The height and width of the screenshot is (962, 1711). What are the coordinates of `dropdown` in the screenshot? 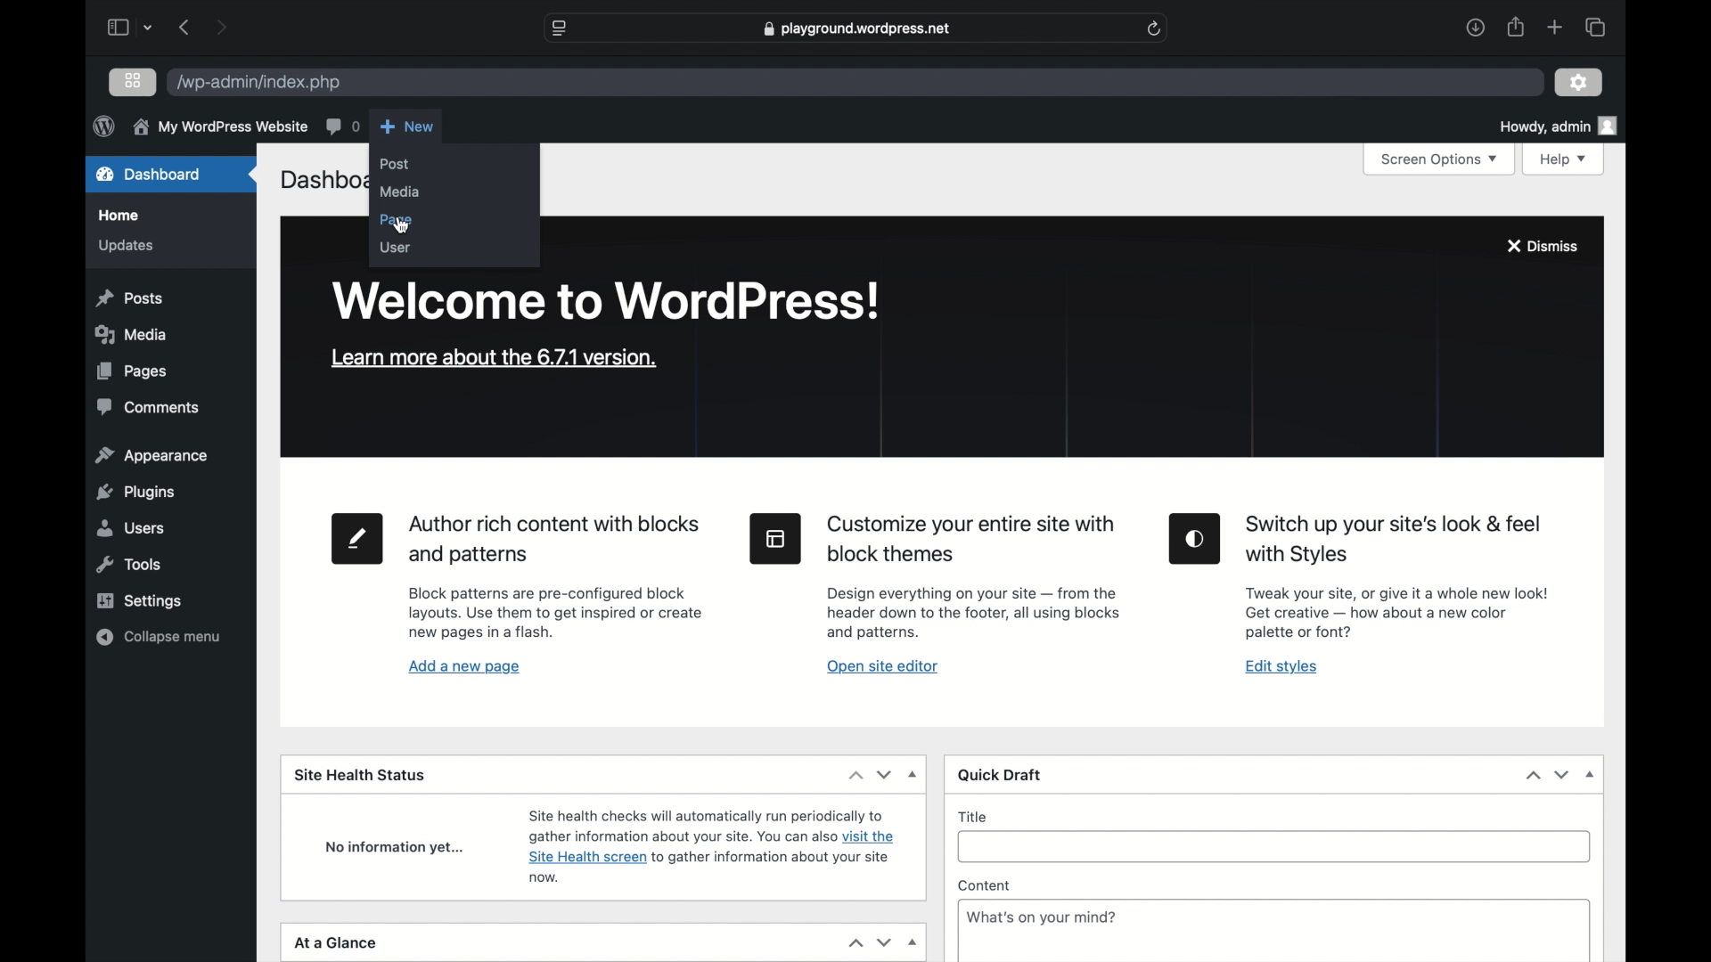 It's located at (914, 775).